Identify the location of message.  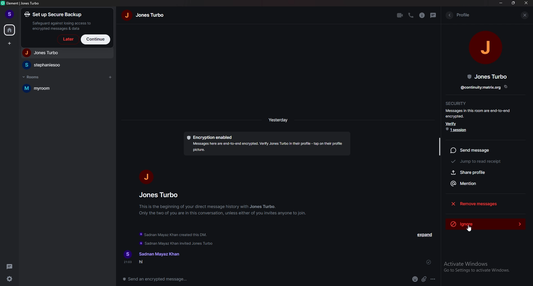
(157, 263).